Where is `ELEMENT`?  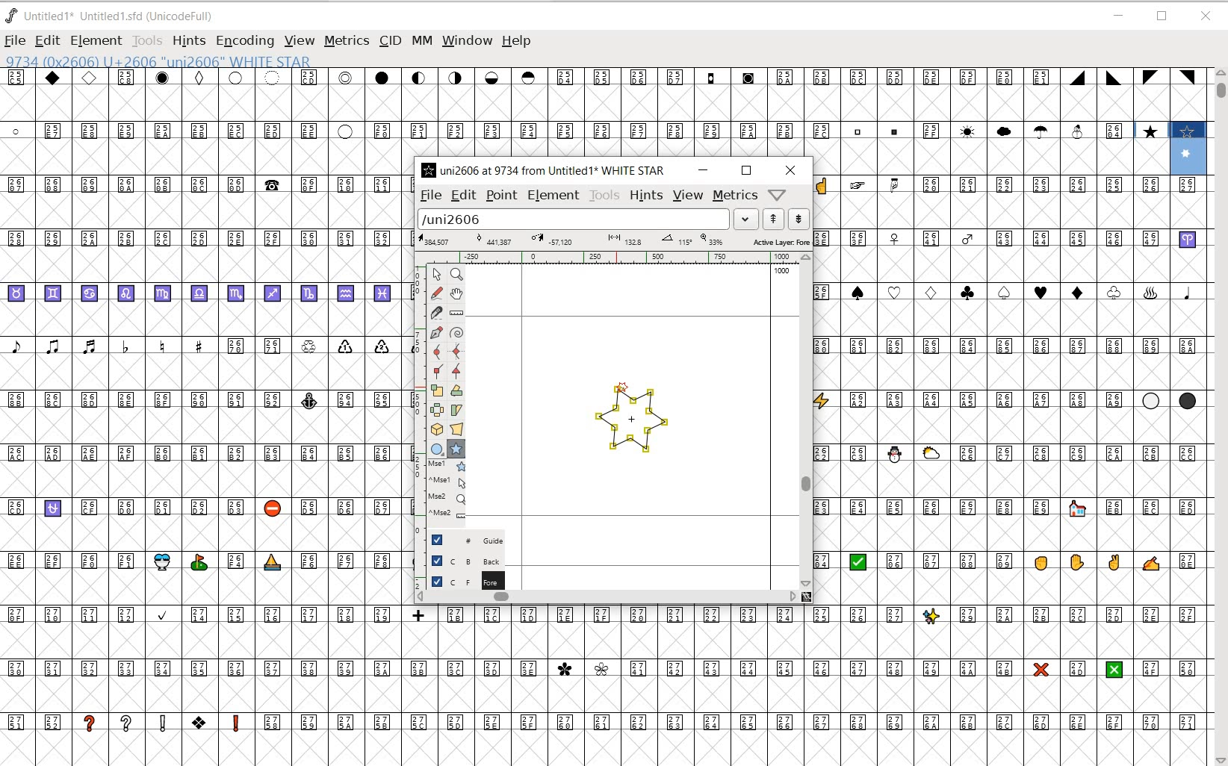
ELEMENT is located at coordinates (96, 40).